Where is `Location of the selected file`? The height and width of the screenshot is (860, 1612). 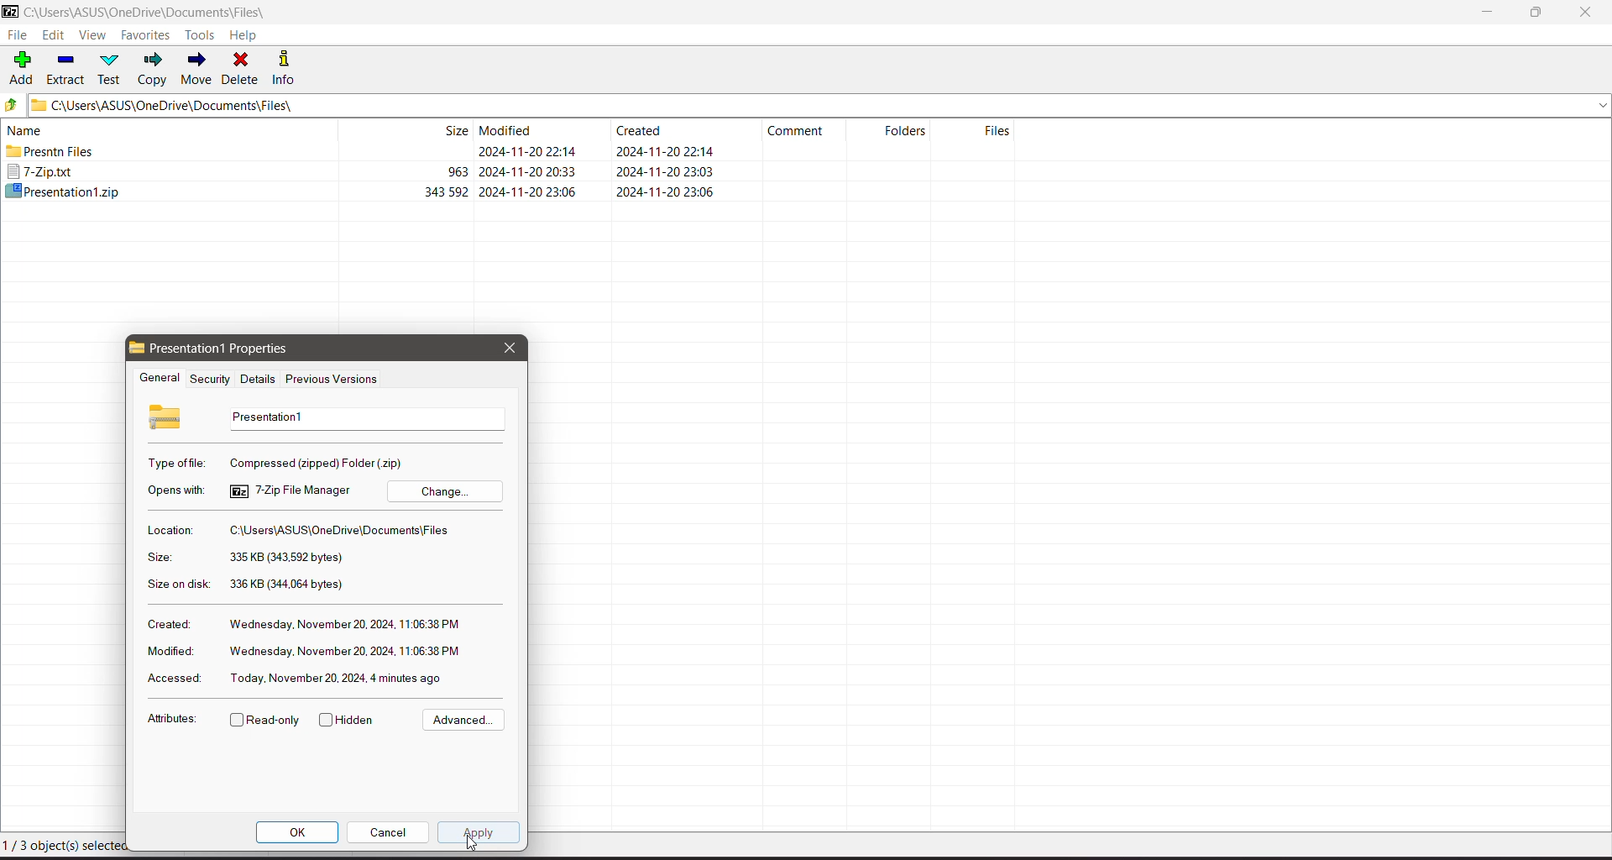 Location of the selected file is located at coordinates (344, 531).